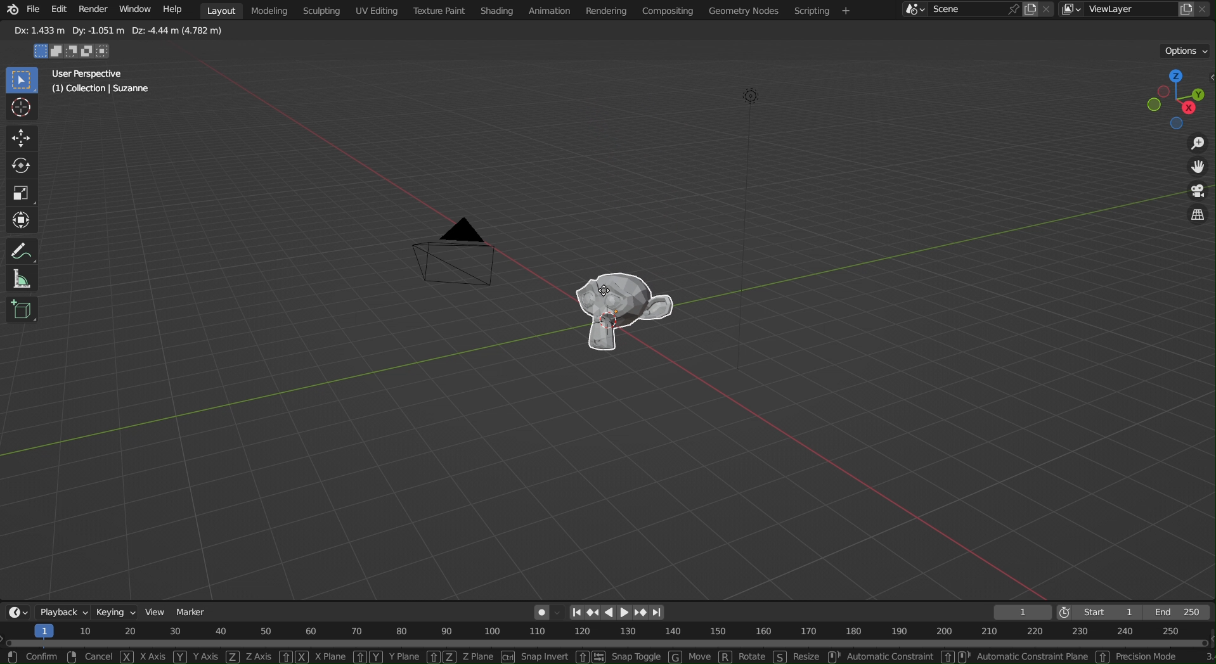  I want to click on rotate, so click(752, 656).